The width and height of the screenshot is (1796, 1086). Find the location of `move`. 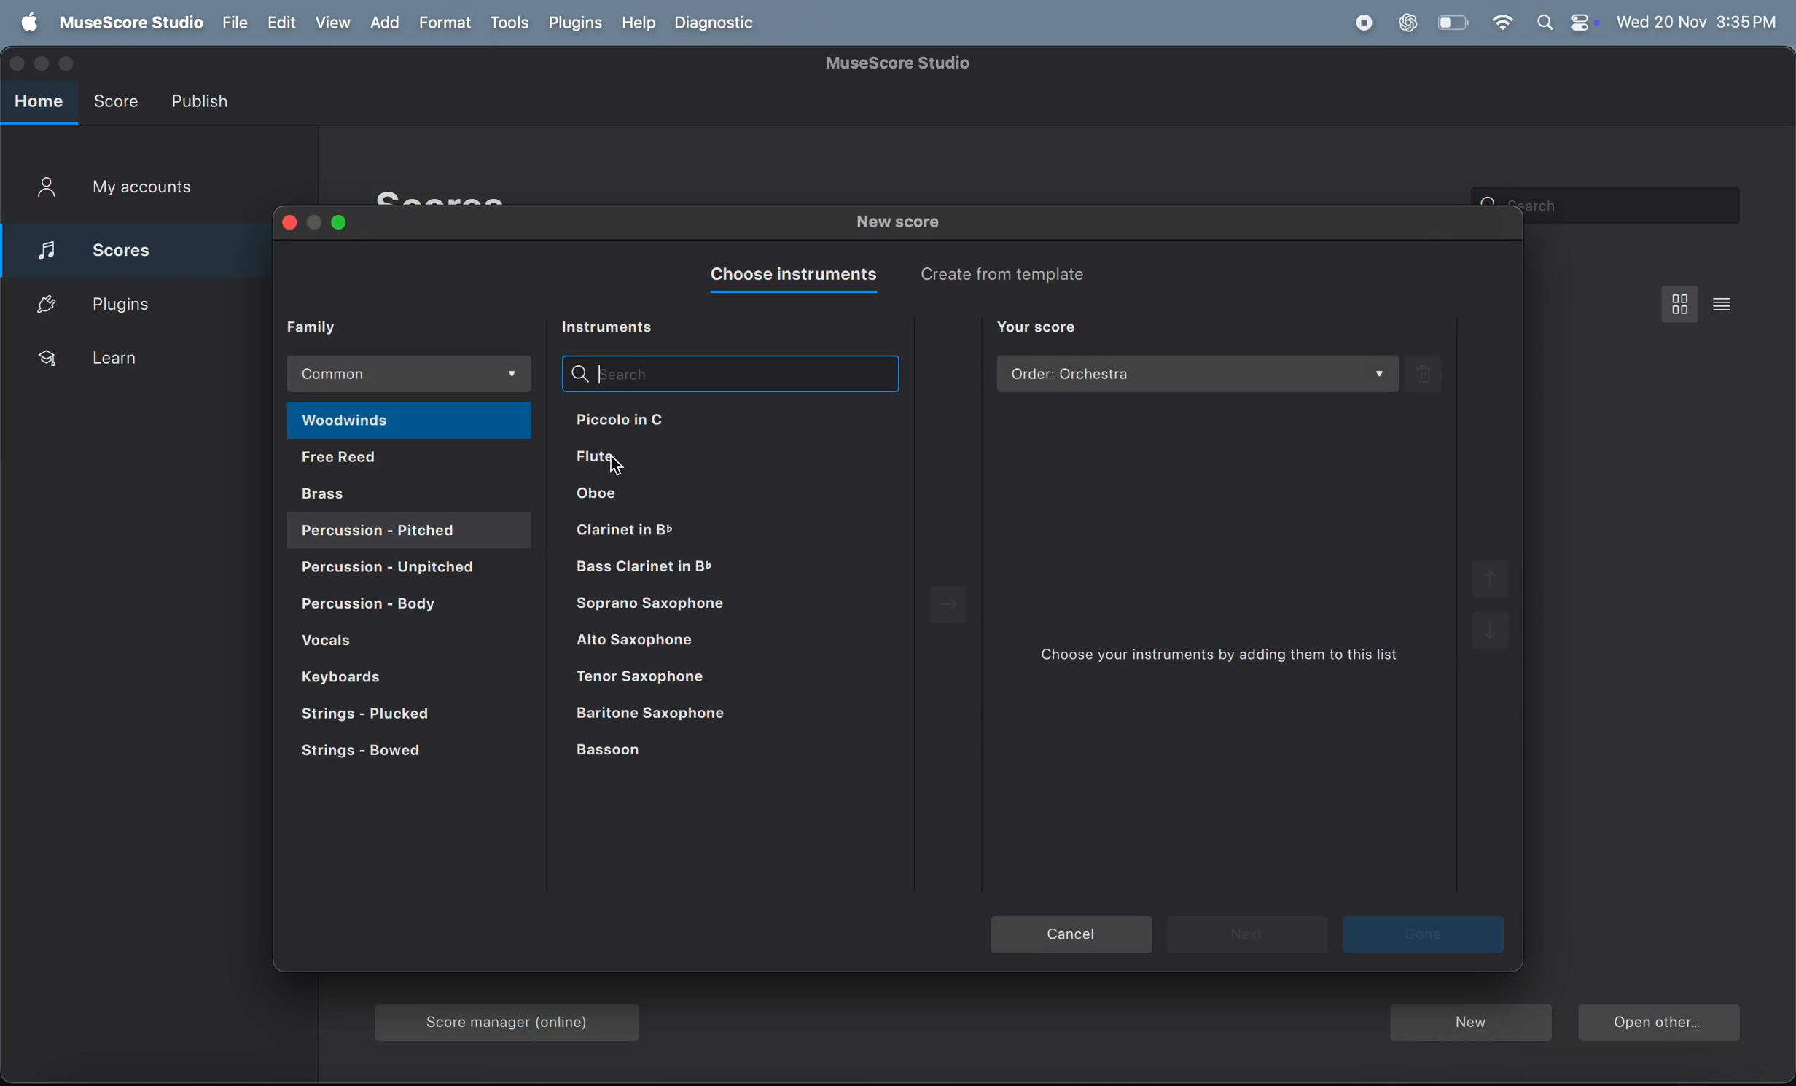

move is located at coordinates (953, 606).